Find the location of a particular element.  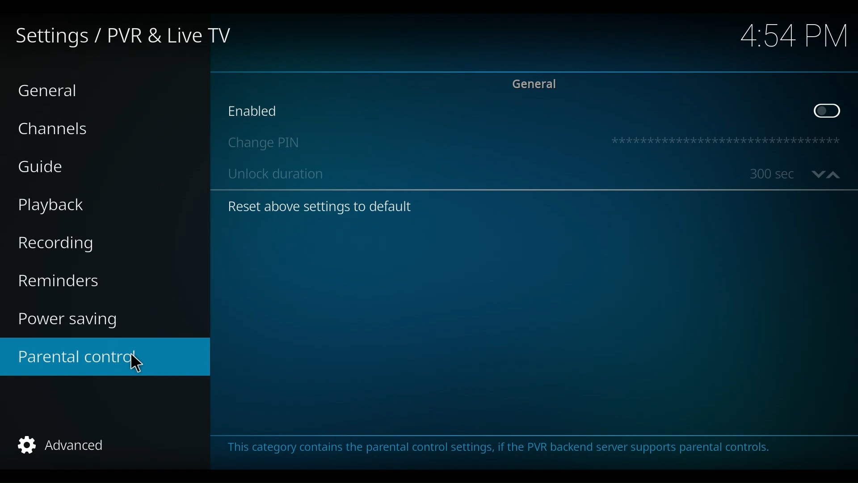

unlock duration in seconds is located at coordinates (774, 173).